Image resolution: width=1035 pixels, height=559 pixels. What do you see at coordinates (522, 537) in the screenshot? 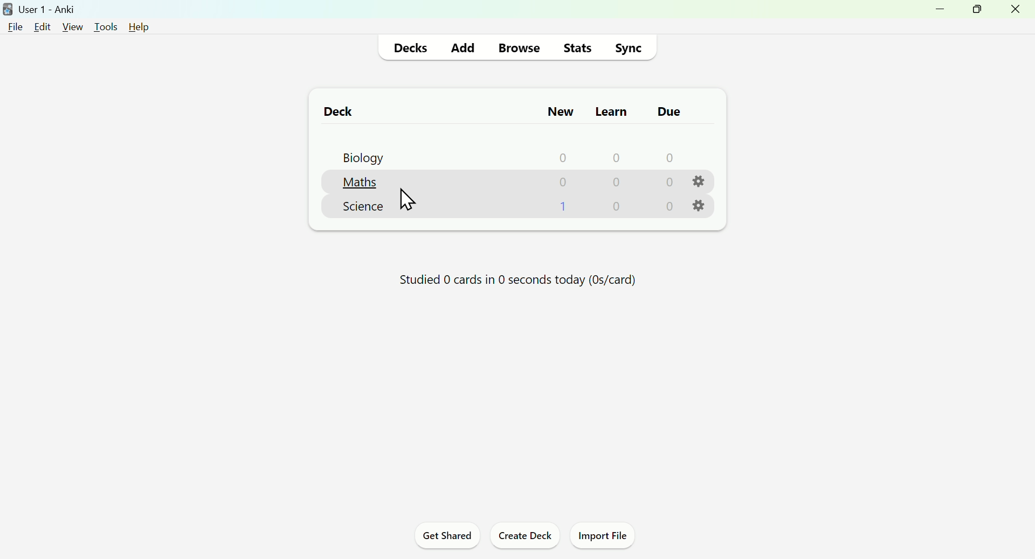
I see `Create Deck` at bounding box center [522, 537].